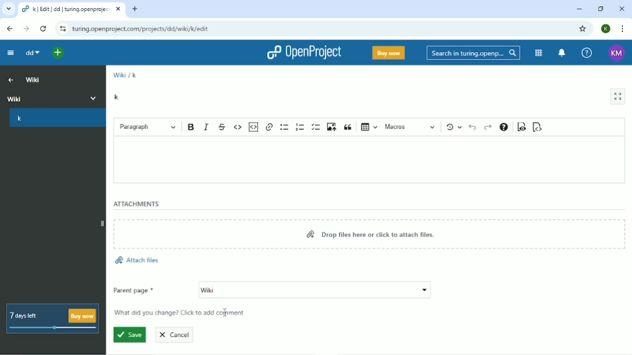 This screenshot has height=355, width=632. What do you see at coordinates (54, 318) in the screenshot?
I see `7 days left ` at bounding box center [54, 318].